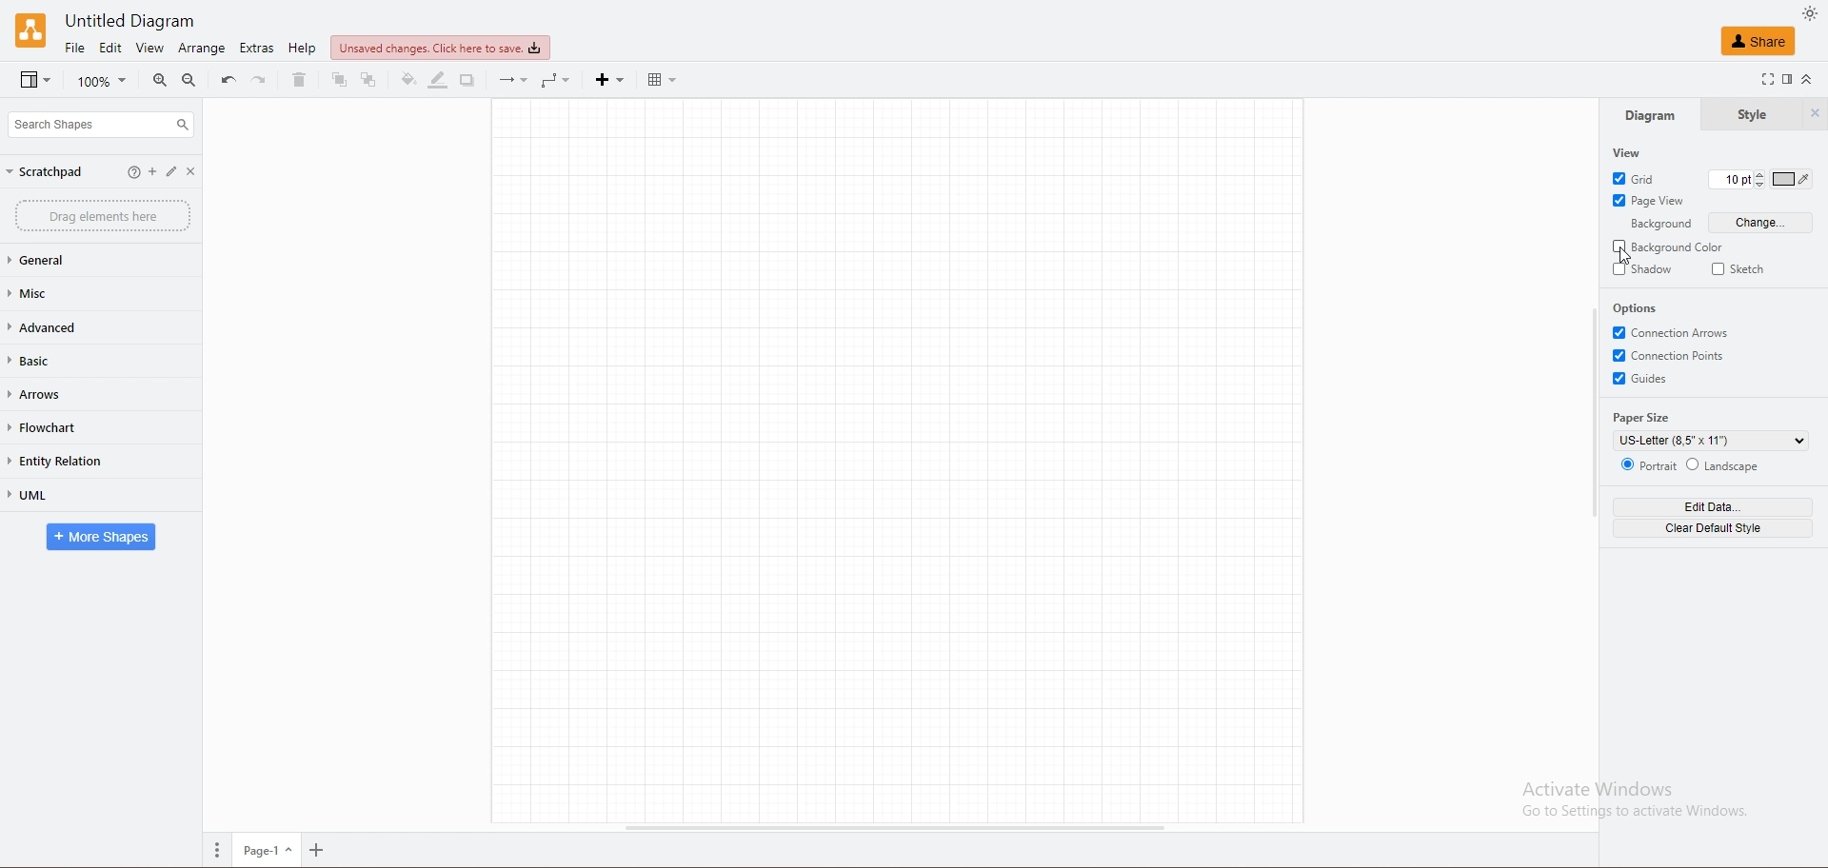 Image resolution: width=1828 pixels, height=868 pixels. I want to click on edit, so click(111, 48).